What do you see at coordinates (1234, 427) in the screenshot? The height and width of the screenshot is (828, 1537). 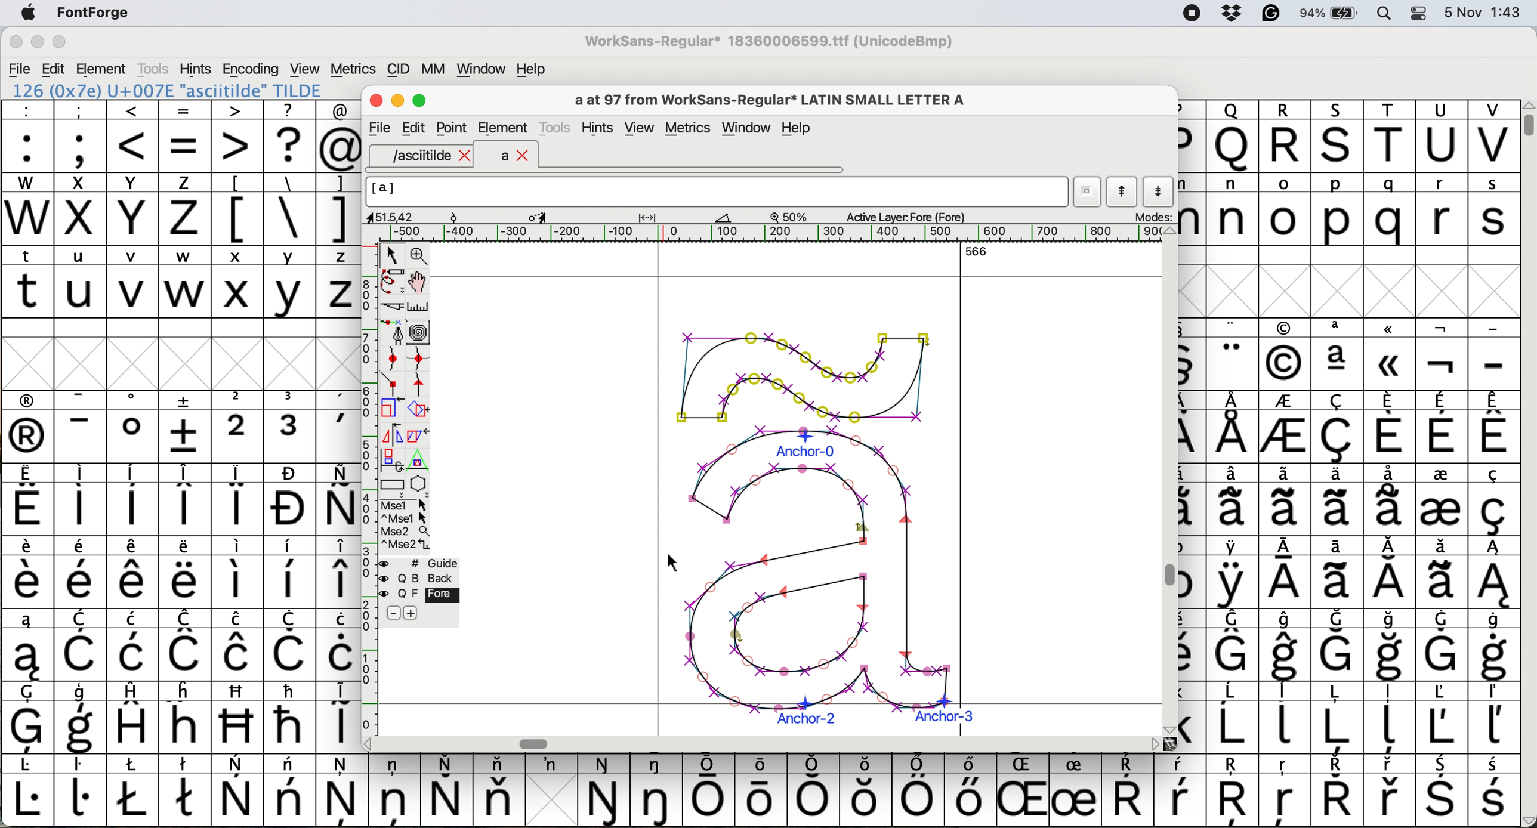 I see `symbol` at bounding box center [1234, 427].